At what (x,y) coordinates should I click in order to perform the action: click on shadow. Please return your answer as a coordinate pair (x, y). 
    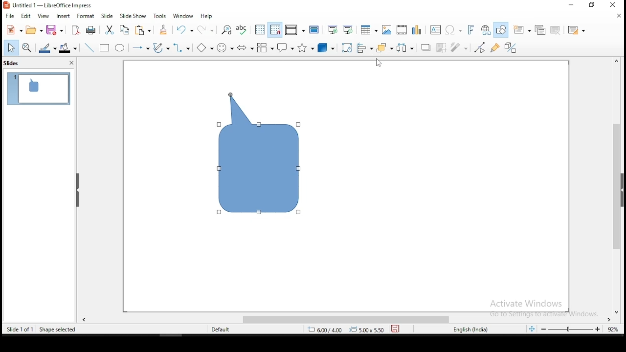
    Looking at the image, I should click on (424, 47).